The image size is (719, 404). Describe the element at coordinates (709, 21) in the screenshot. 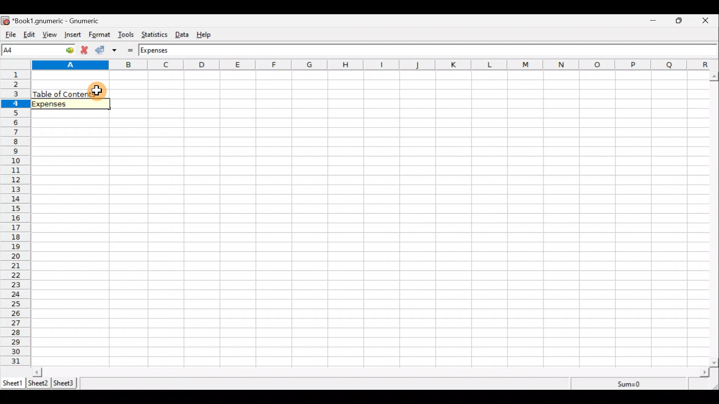

I see `Close` at that location.